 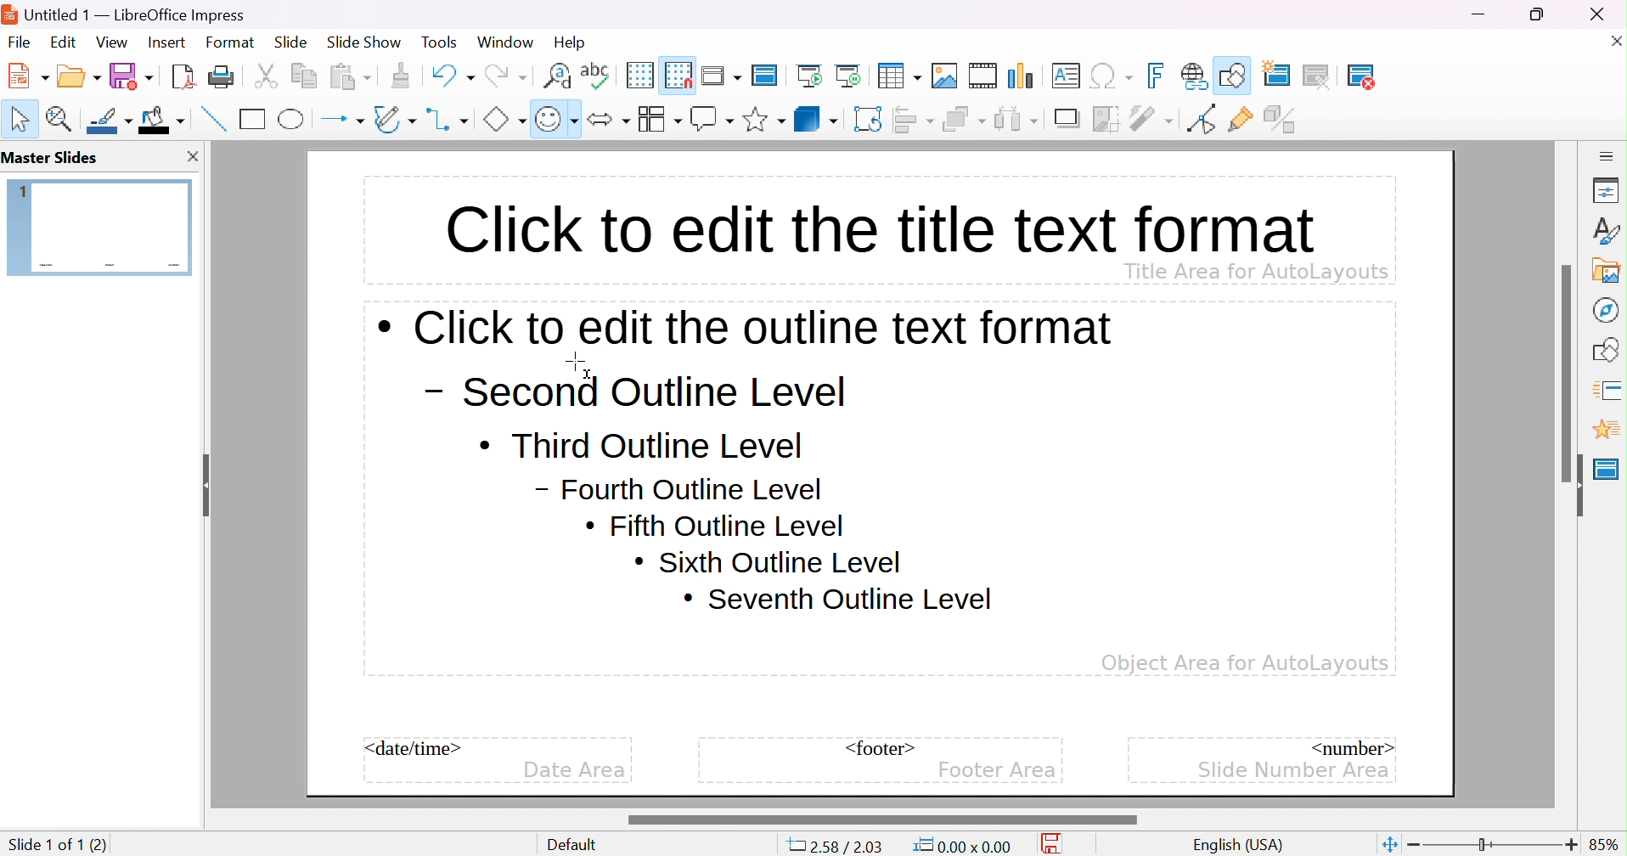 What do you see at coordinates (881, 819) in the screenshot?
I see `slider` at bounding box center [881, 819].